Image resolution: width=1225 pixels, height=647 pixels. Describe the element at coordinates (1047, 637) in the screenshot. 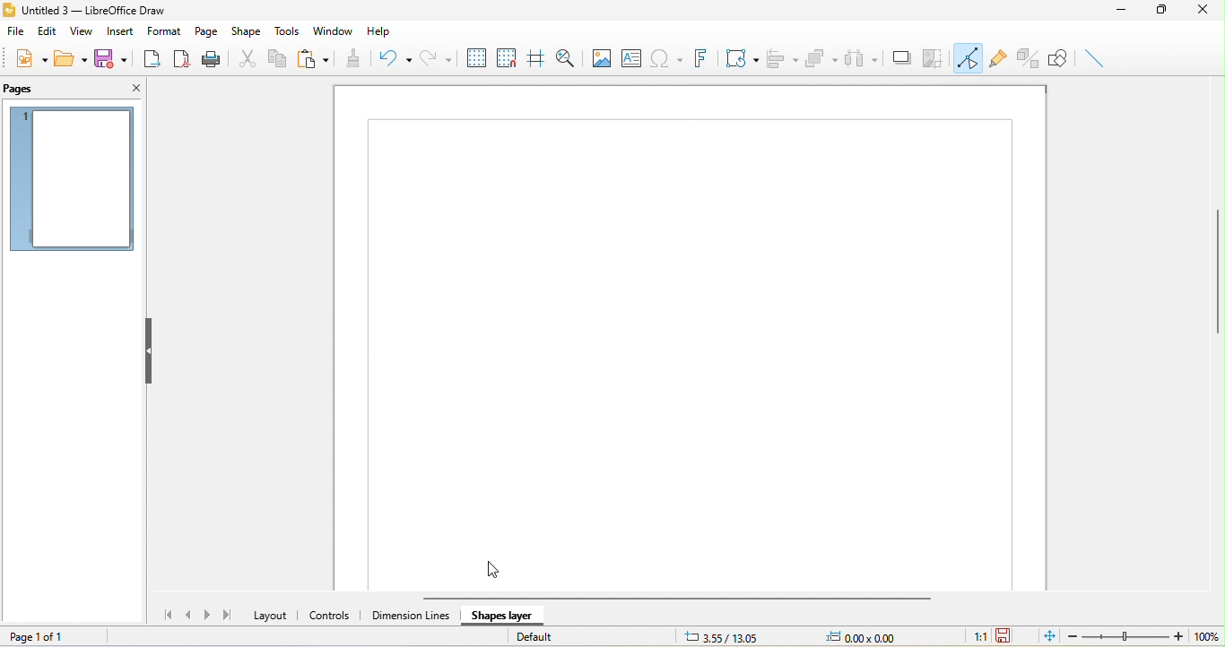

I see `fit page to current window` at that location.